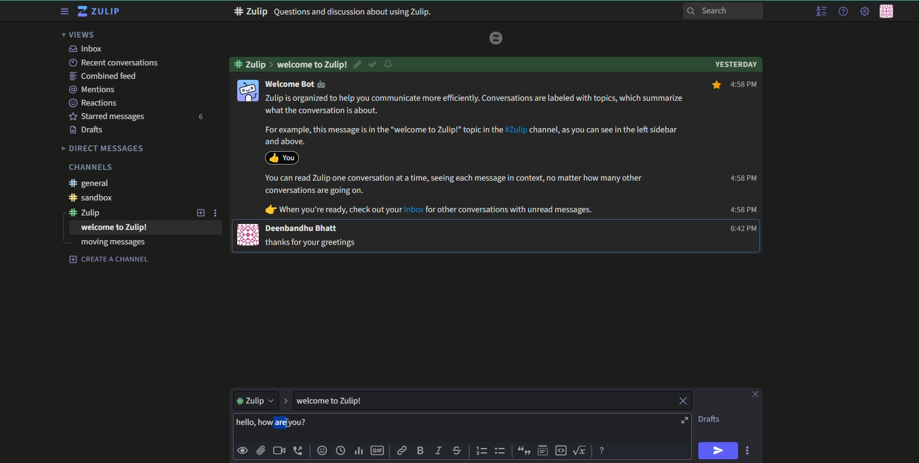 Image resolution: width=919 pixels, height=463 pixels. What do you see at coordinates (543, 451) in the screenshot?
I see `spoiler` at bounding box center [543, 451].